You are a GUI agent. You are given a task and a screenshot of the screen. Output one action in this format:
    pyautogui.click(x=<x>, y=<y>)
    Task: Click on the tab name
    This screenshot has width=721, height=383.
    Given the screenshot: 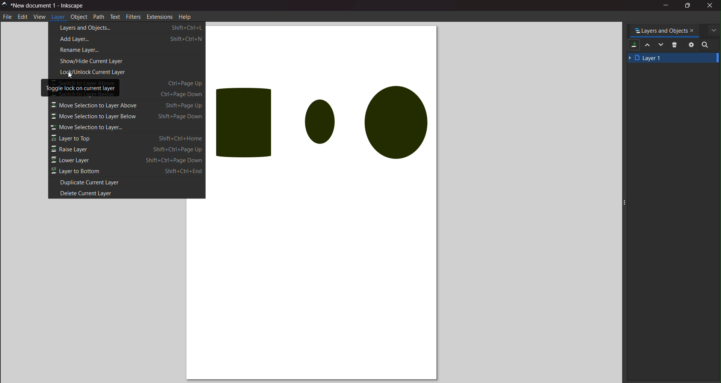 What is the action you would take?
    pyautogui.click(x=661, y=30)
    